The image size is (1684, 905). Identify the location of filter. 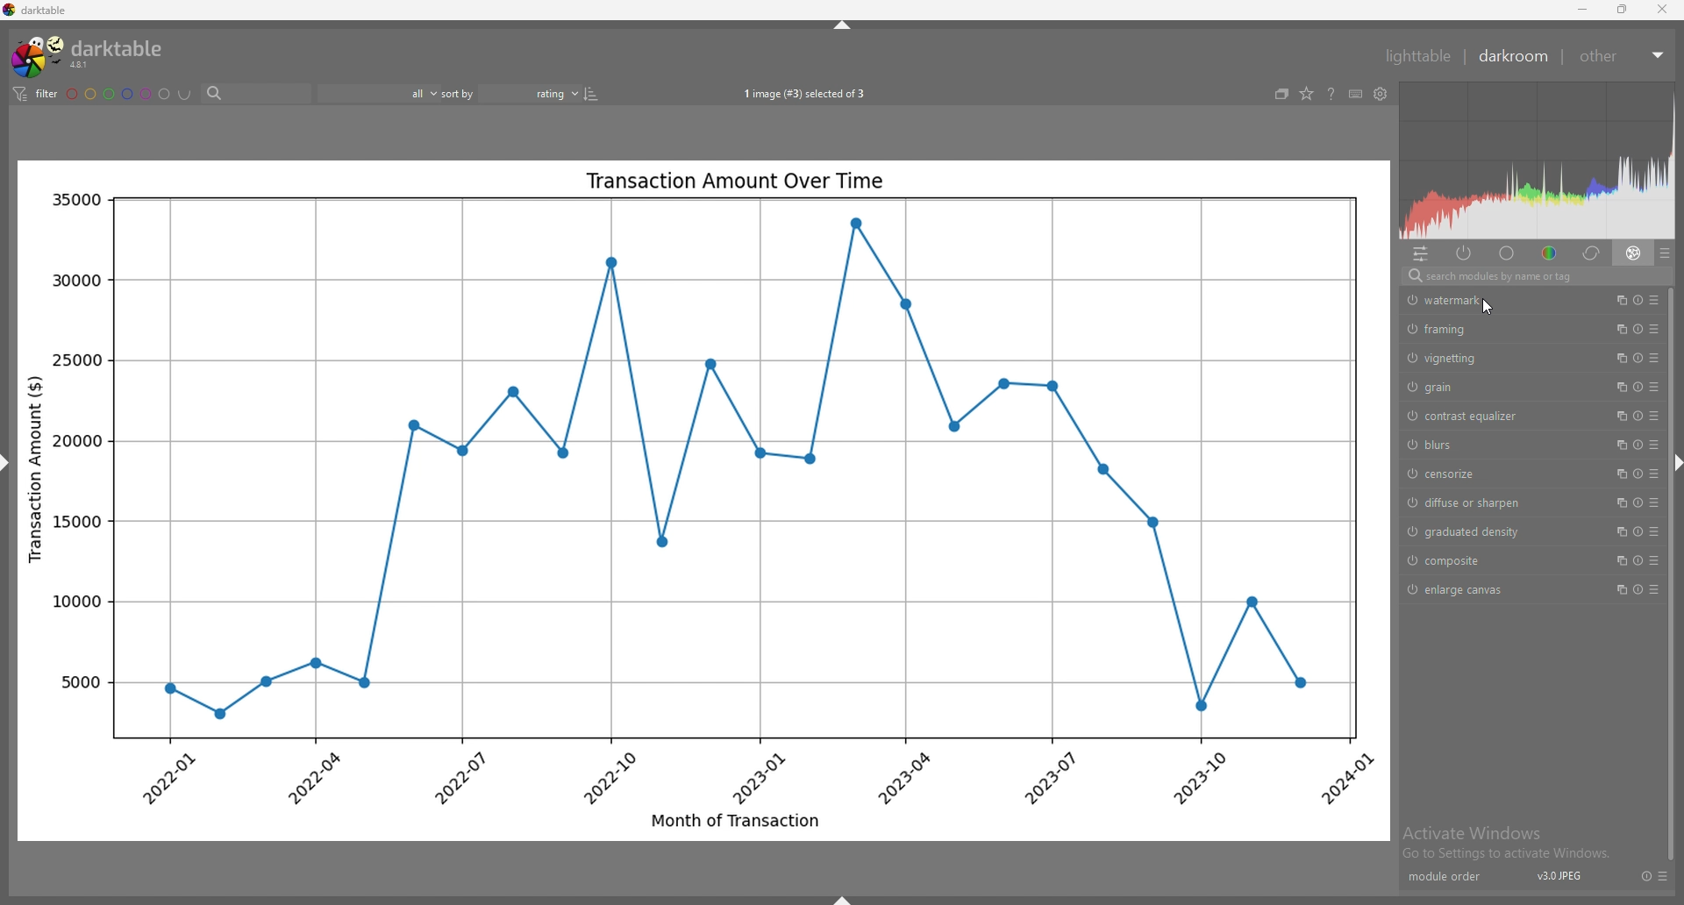
(38, 95).